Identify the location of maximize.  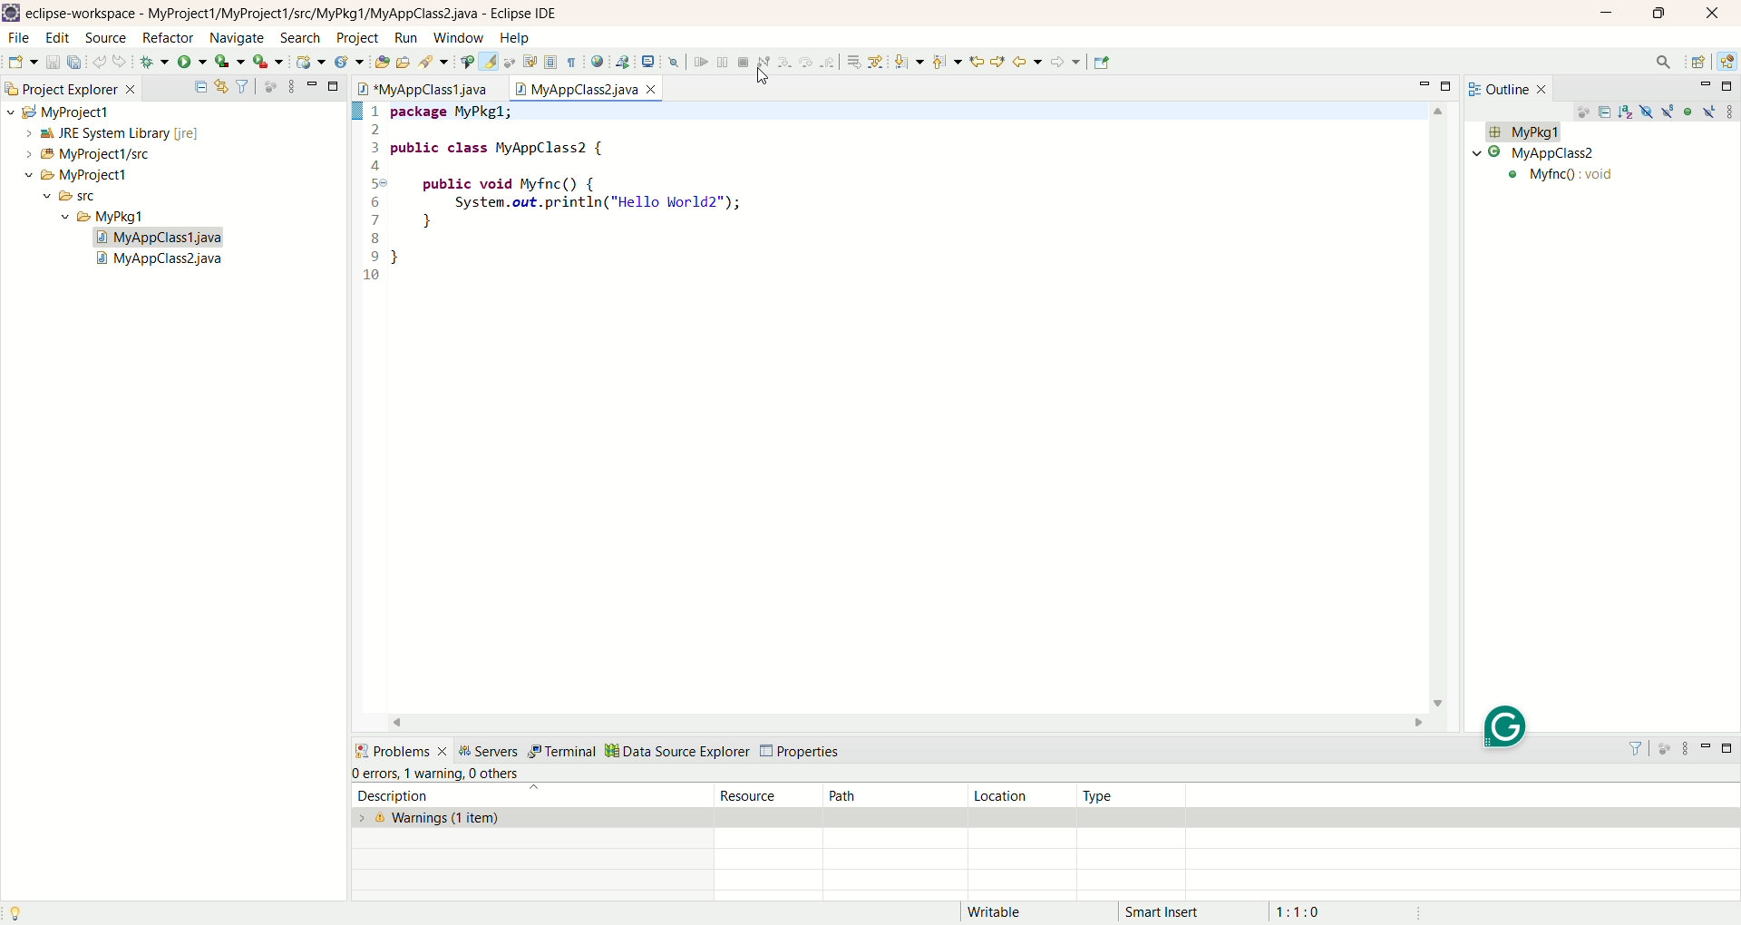
(1729, 751).